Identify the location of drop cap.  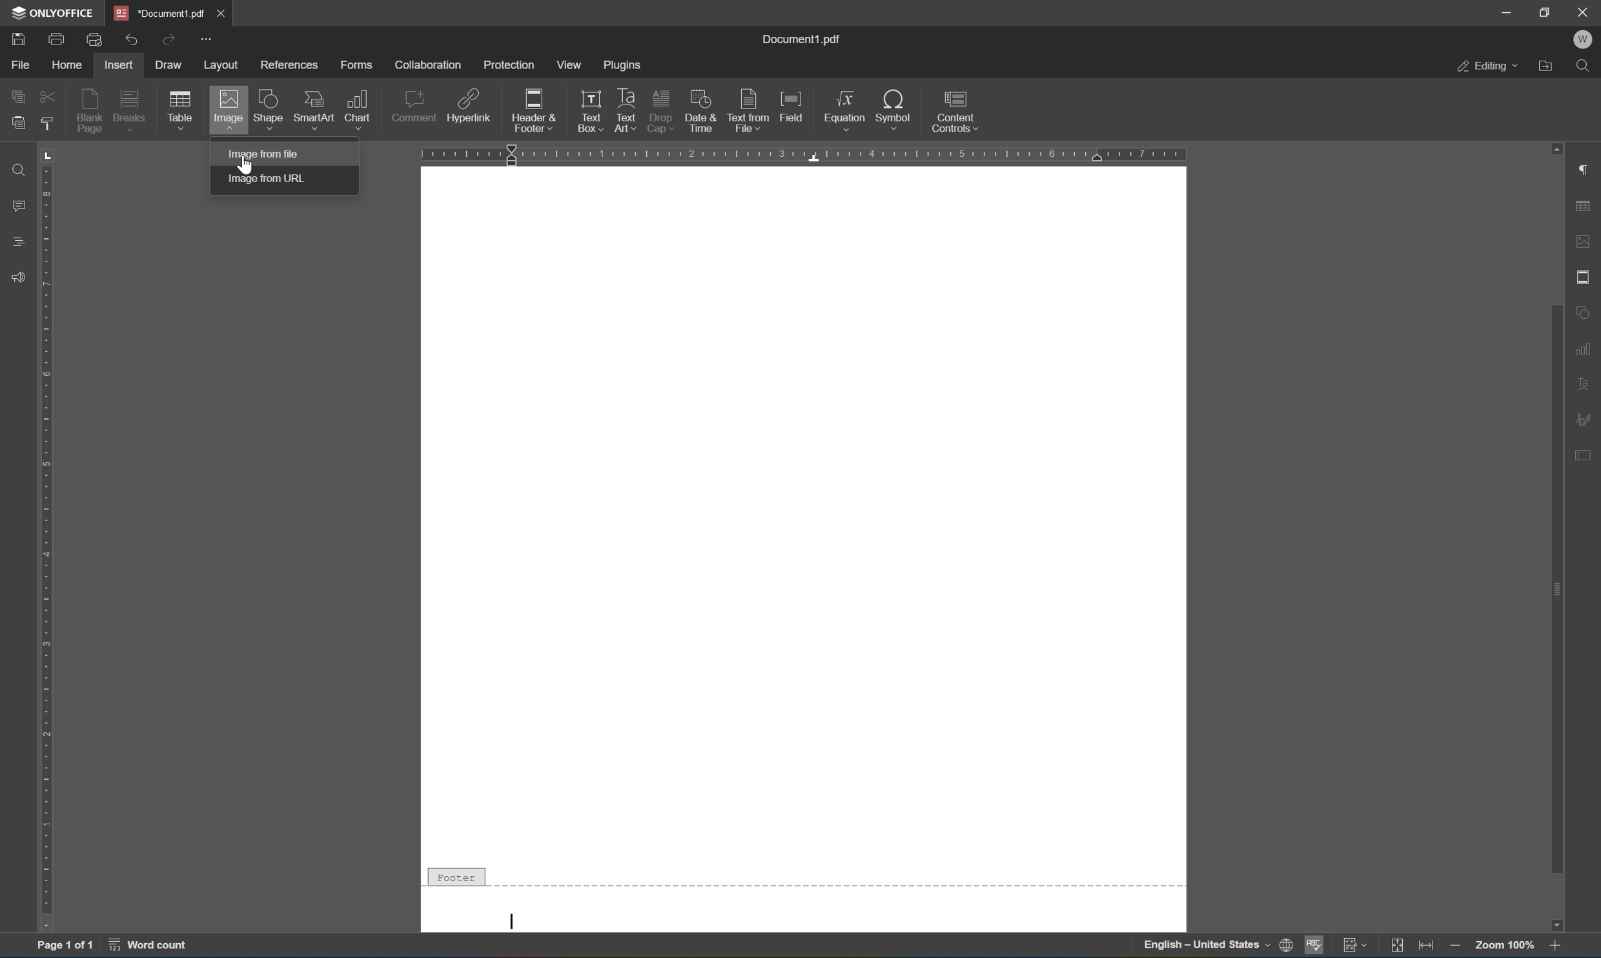
(662, 99).